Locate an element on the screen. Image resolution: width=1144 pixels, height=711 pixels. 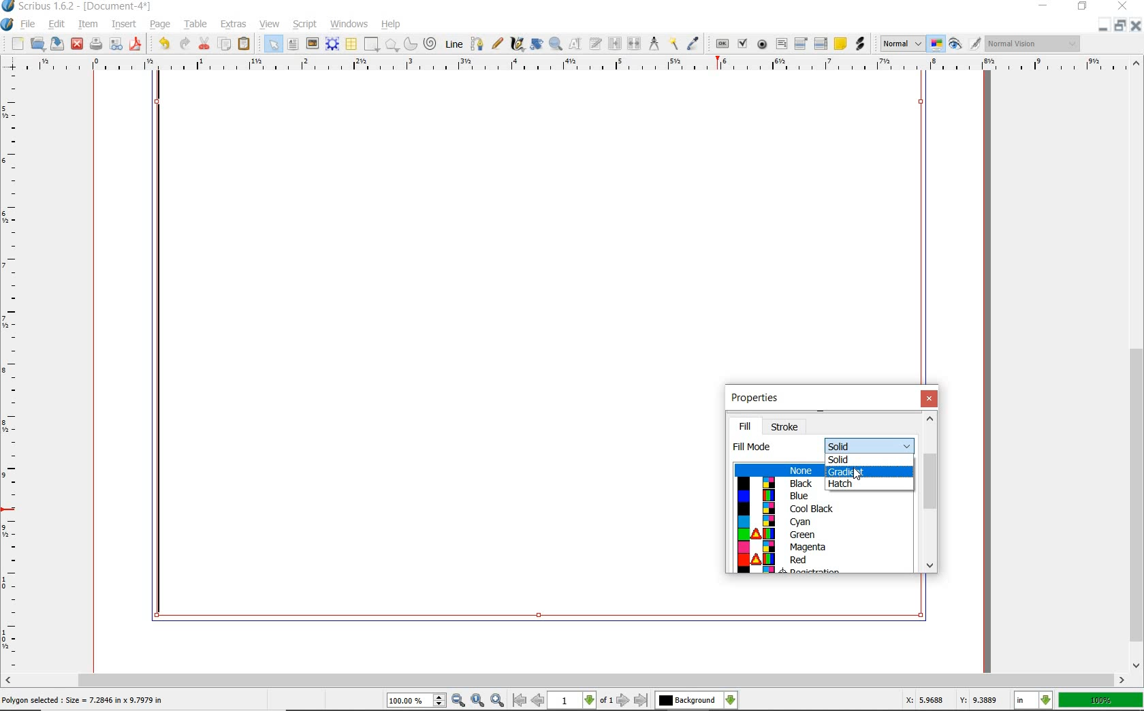
save is located at coordinates (58, 44).